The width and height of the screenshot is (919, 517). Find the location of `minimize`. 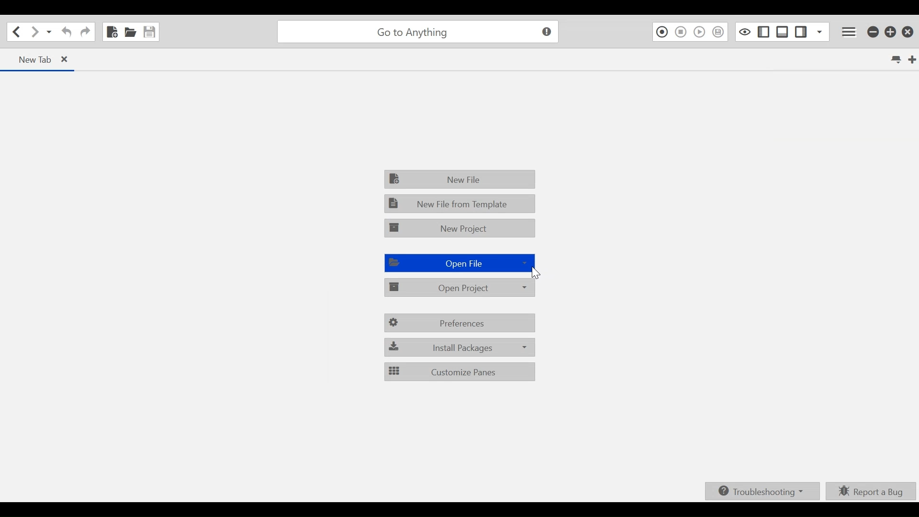

minimize is located at coordinates (873, 31).